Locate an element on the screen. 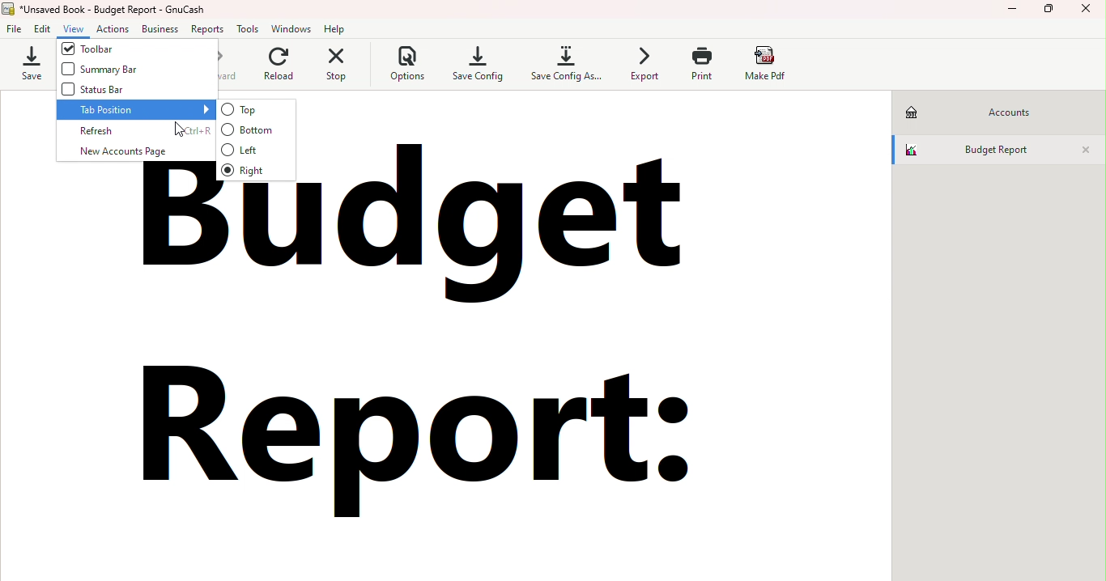  Right is located at coordinates (256, 169).